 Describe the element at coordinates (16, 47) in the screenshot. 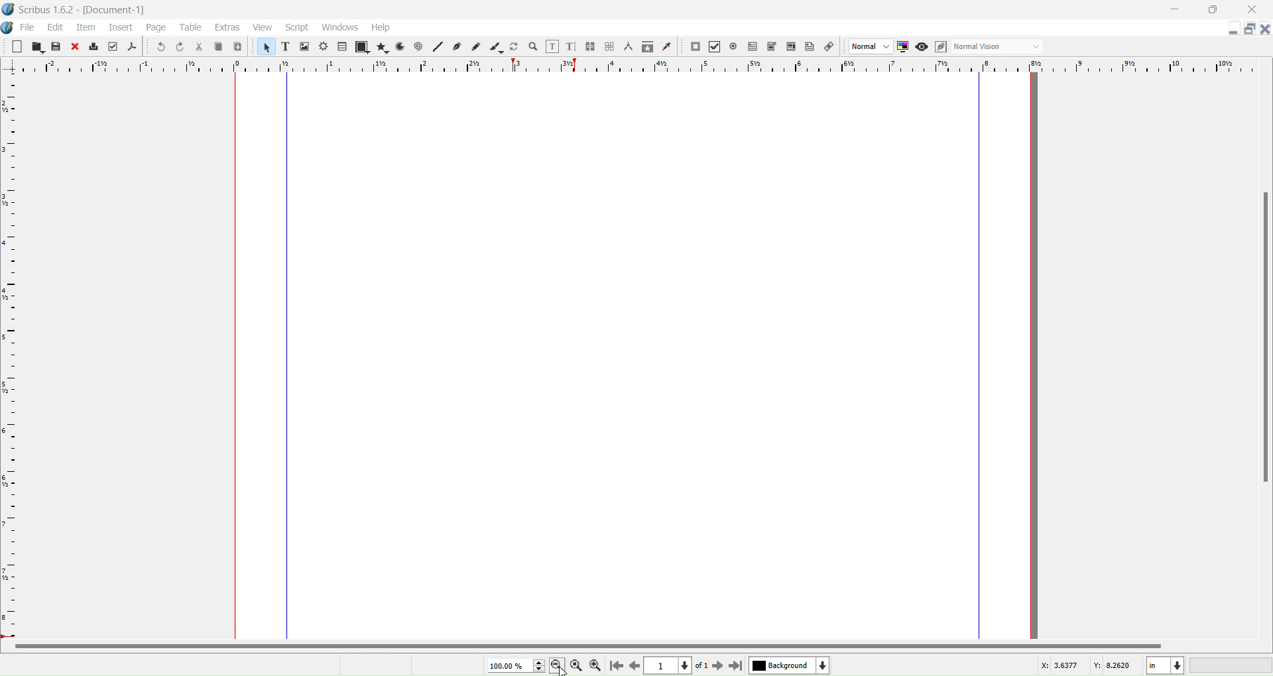

I see `New` at that location.